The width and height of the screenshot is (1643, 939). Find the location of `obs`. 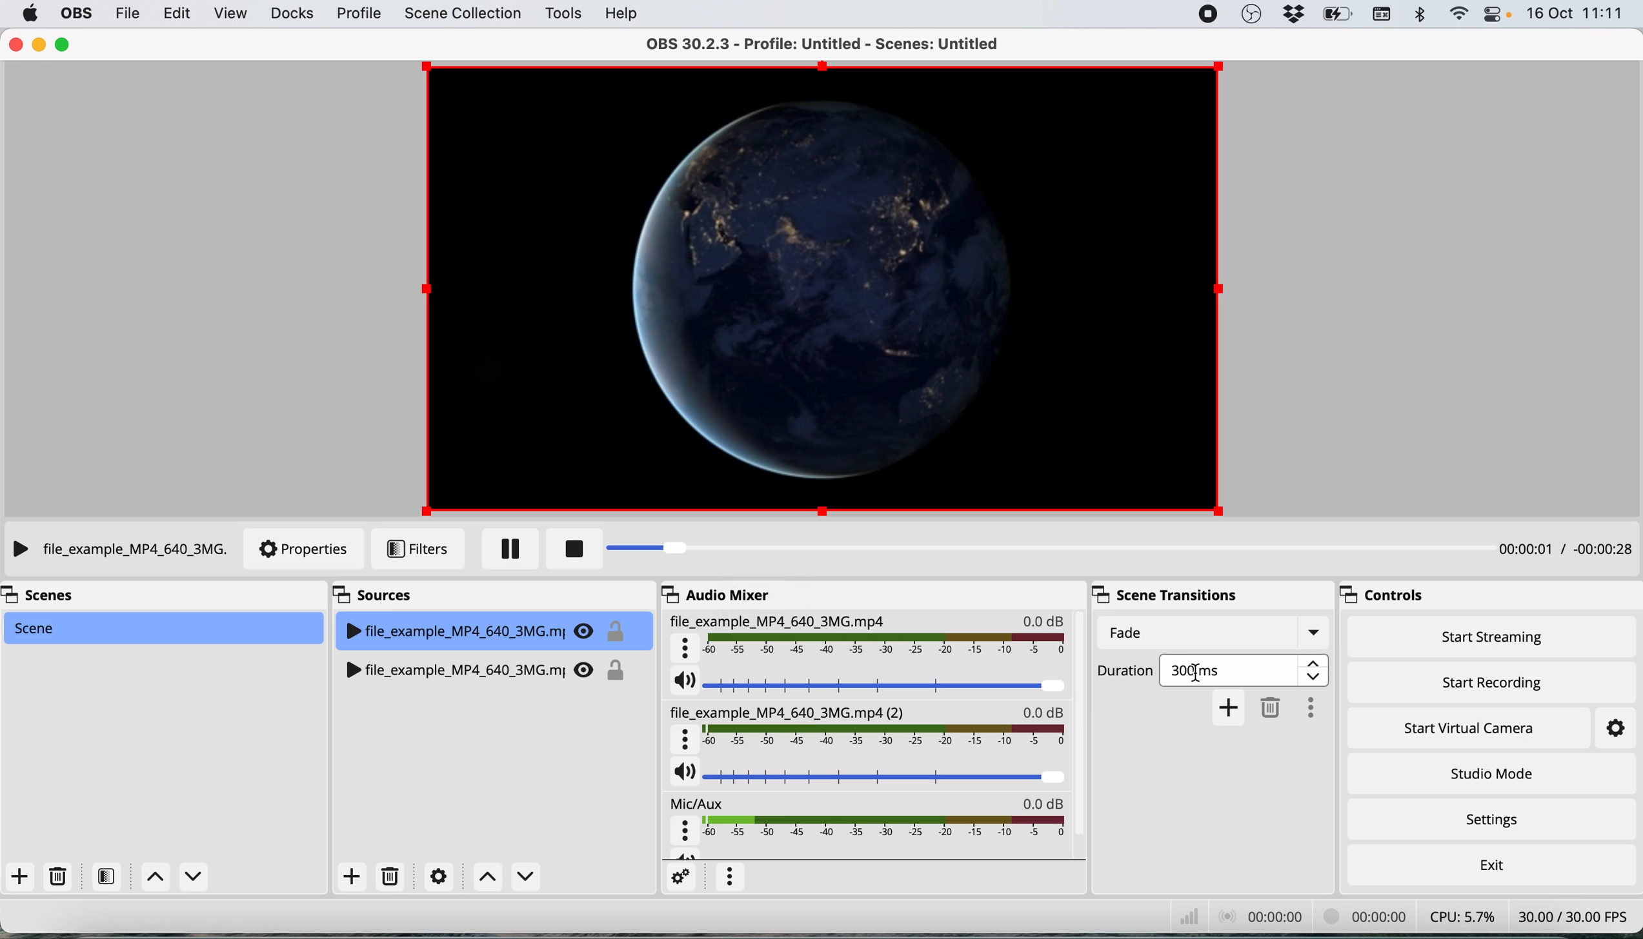

obs is located at coordinates (76, 14).